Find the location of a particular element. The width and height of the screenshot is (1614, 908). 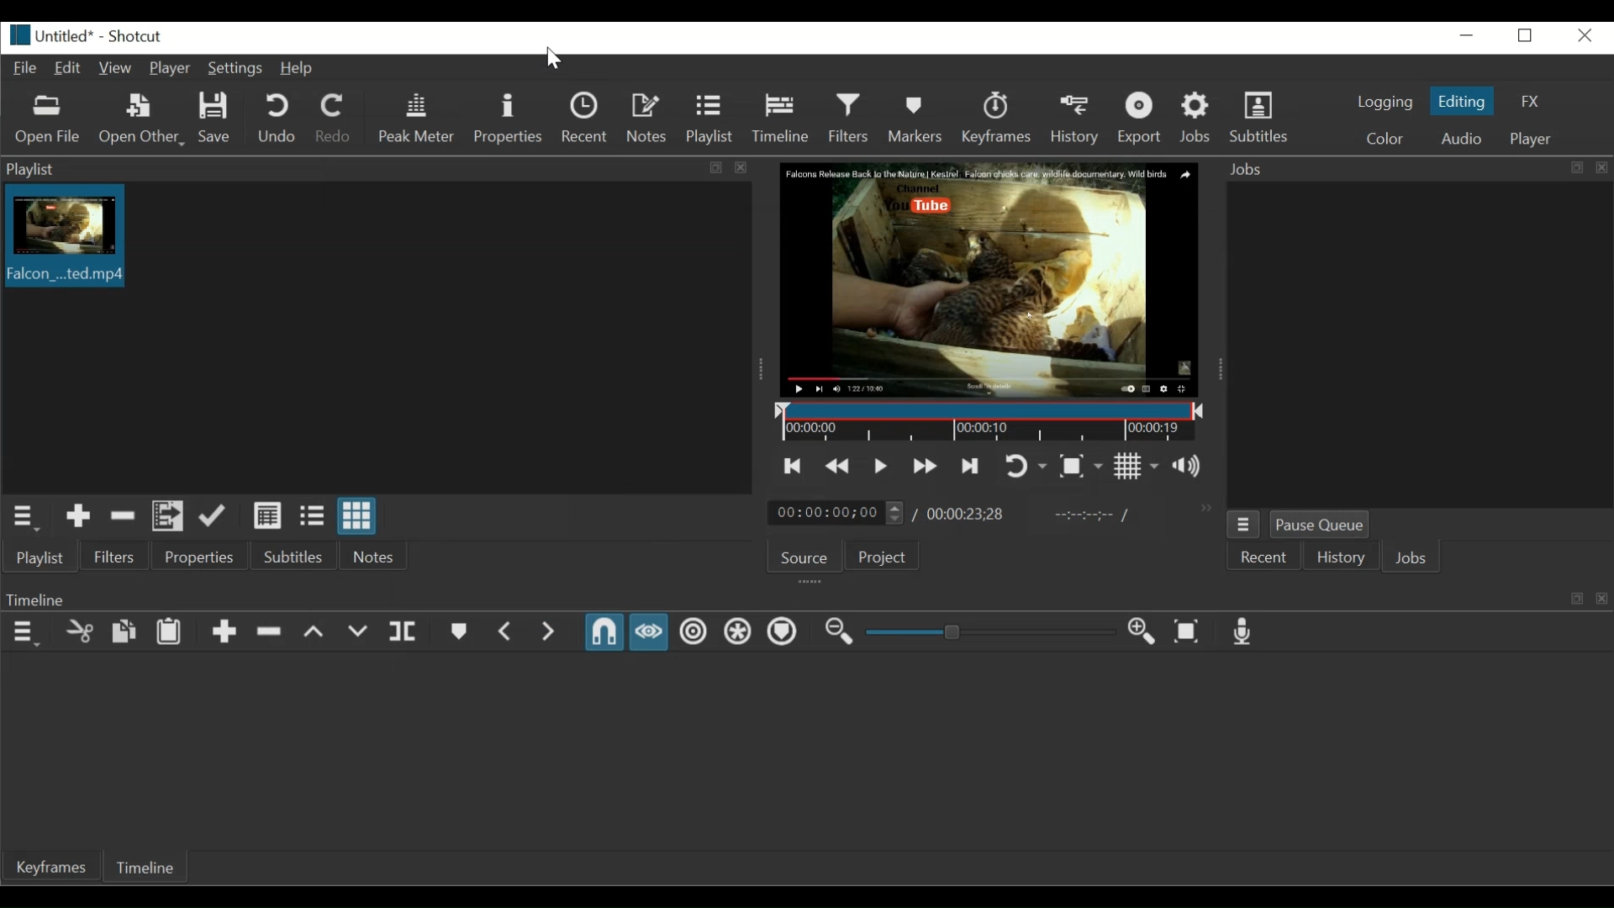

Skip to the next point is located at coordinates (969, 466).